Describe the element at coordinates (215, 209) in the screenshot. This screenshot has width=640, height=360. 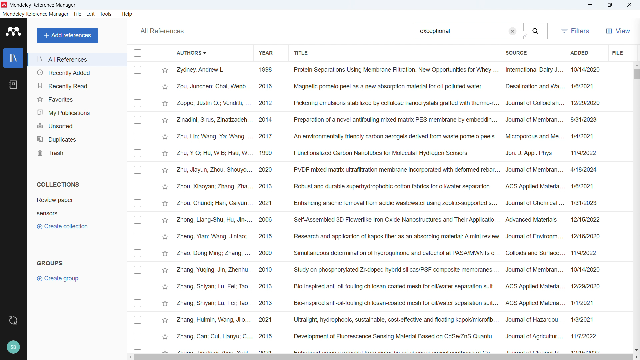
I see `Authors of individual entries ` at that location.